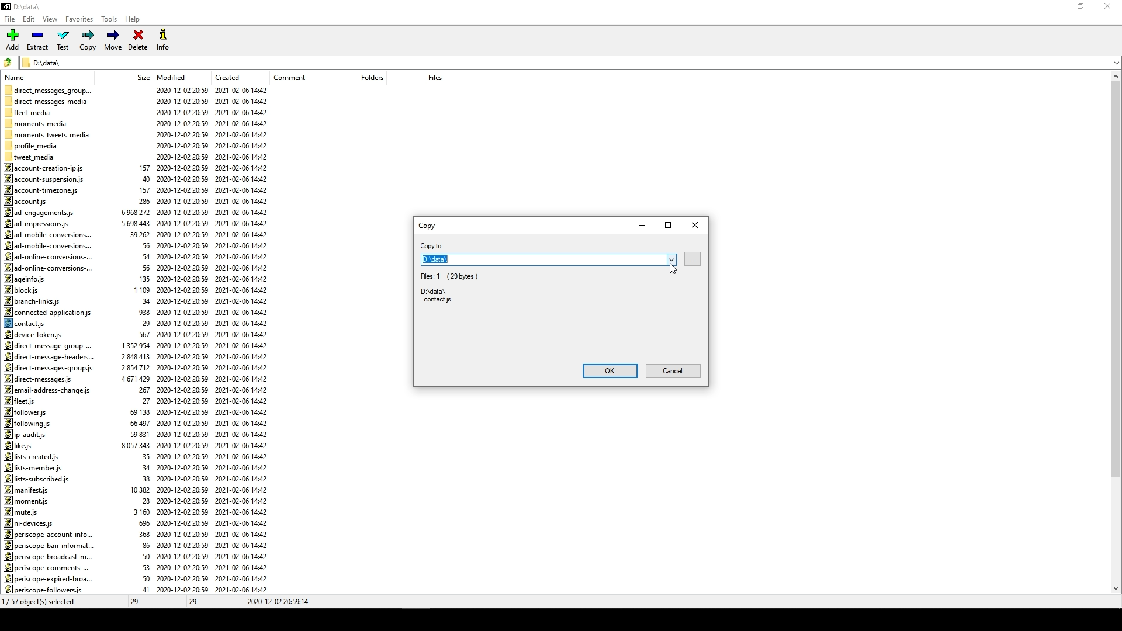 The image size is (1122, 631). Describe the element at coordinates (52, 20) in the screenshot. I see `View` at that location.